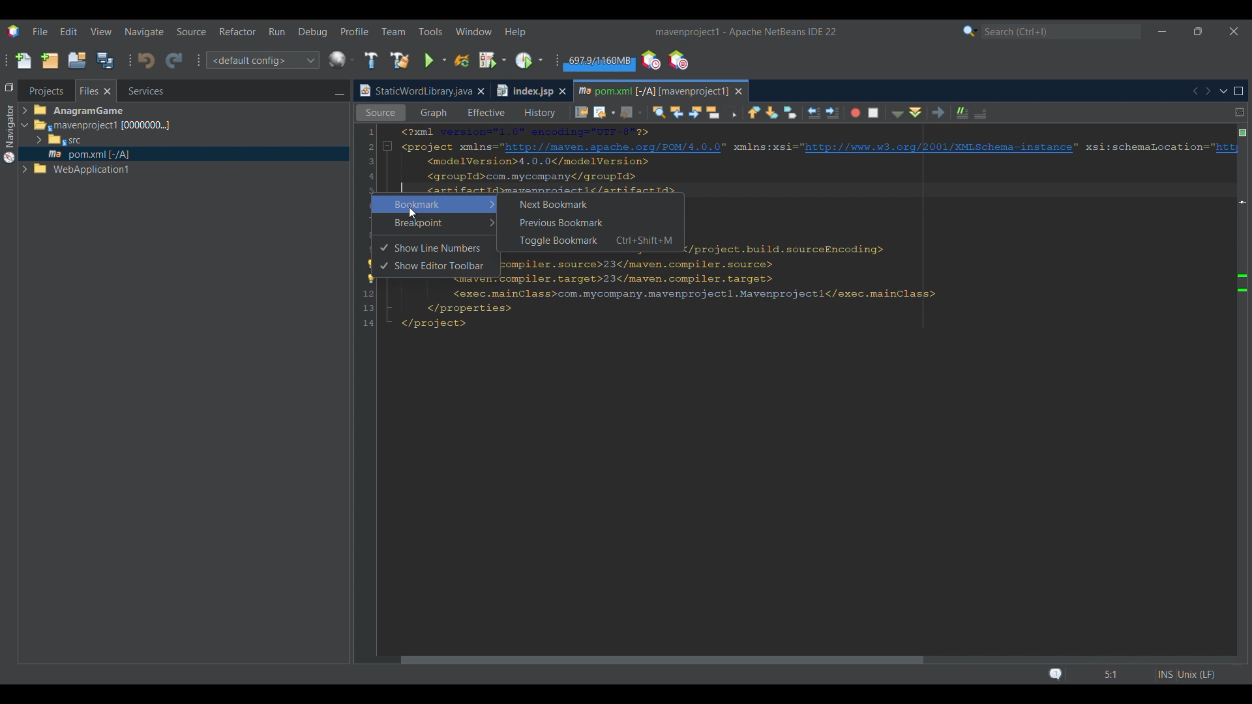 The width and height of the screenshot is (1252, 704). What do you see at coordinates (242, 125) in the screenshot?
I see `Selected tab highlighted` at bounding box center [242, 125].